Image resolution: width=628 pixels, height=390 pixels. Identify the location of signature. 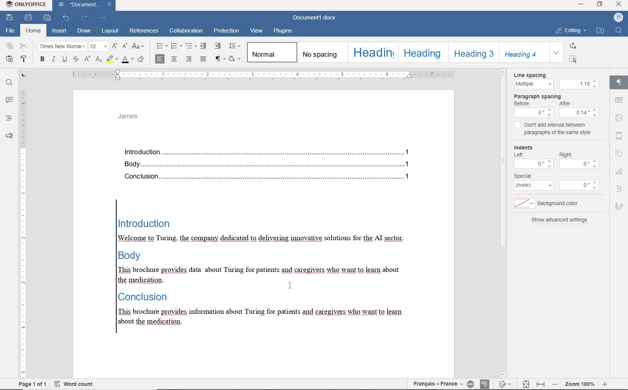
(620, 206).